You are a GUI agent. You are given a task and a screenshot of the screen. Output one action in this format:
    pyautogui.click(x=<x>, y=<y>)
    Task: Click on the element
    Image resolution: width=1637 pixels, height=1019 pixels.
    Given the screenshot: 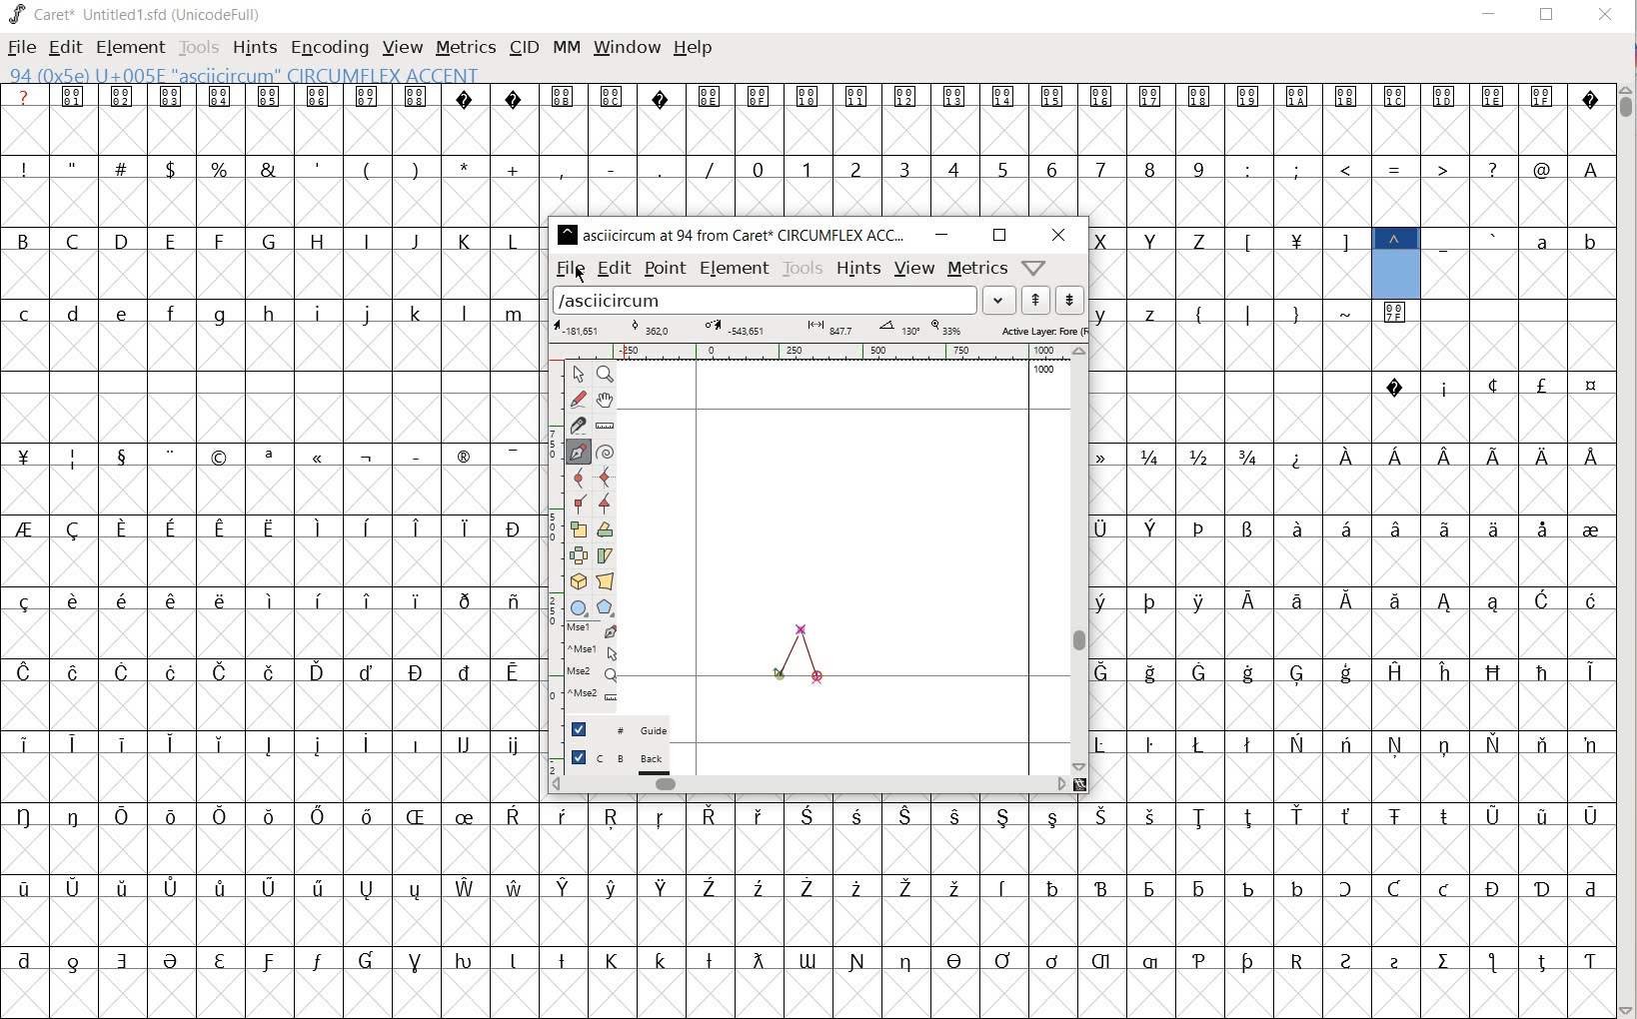 What is the action you would take?
    pyautogui.click(x=735, y=268)
    